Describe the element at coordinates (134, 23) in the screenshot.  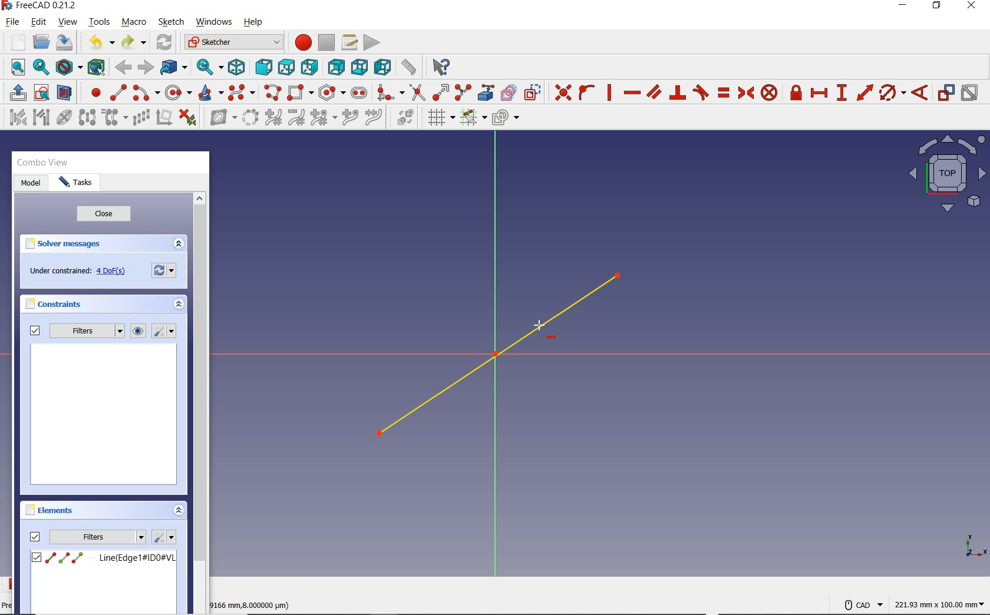
I see `MACRO` at that location.